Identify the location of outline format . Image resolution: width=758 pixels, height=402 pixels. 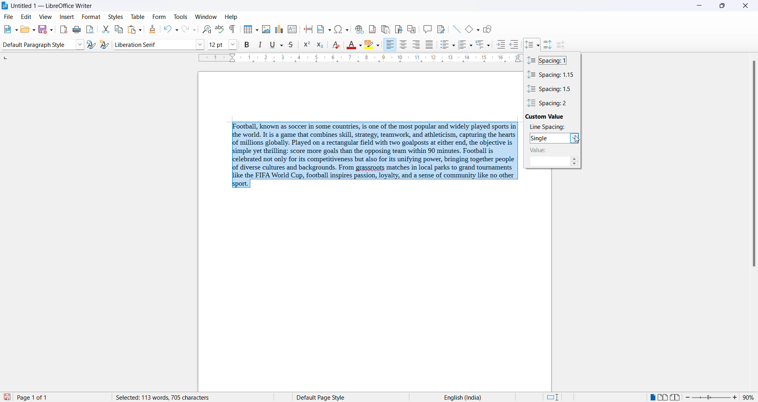
(479, 45).